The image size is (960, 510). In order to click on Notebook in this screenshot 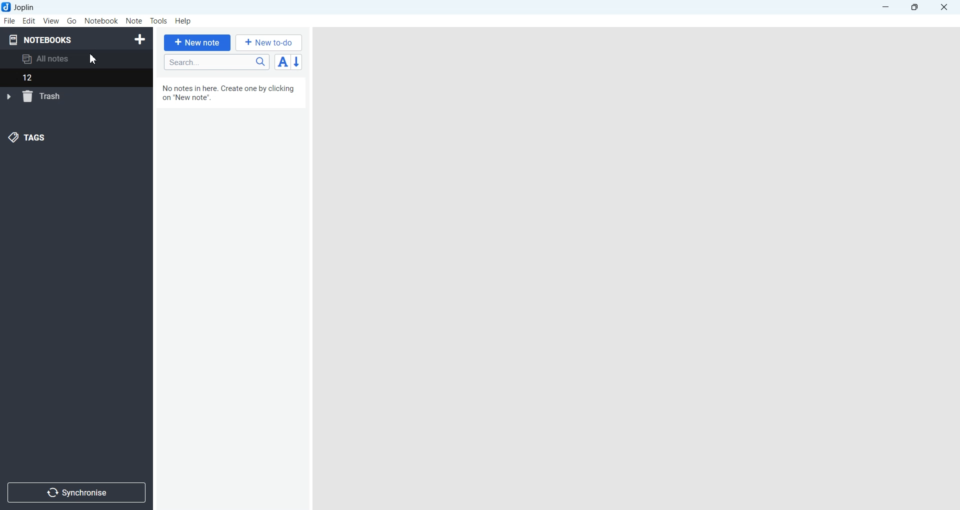, I will do `click(101, 21)`.